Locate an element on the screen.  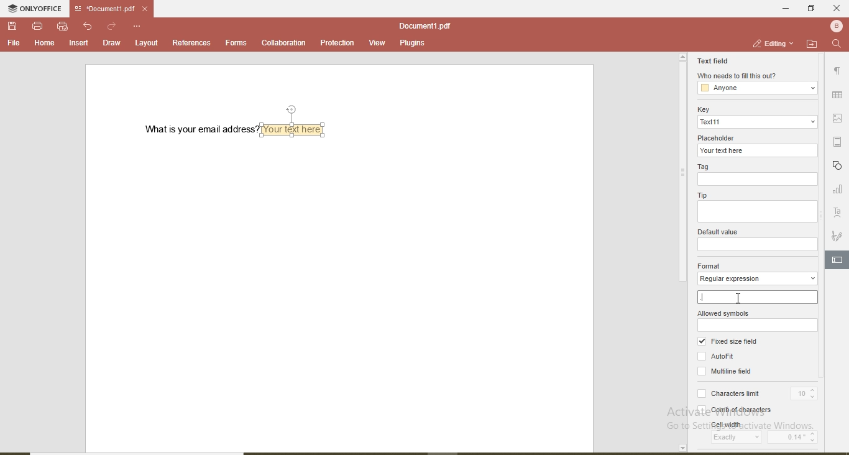
paragraph is located at coordinates (837, 73).